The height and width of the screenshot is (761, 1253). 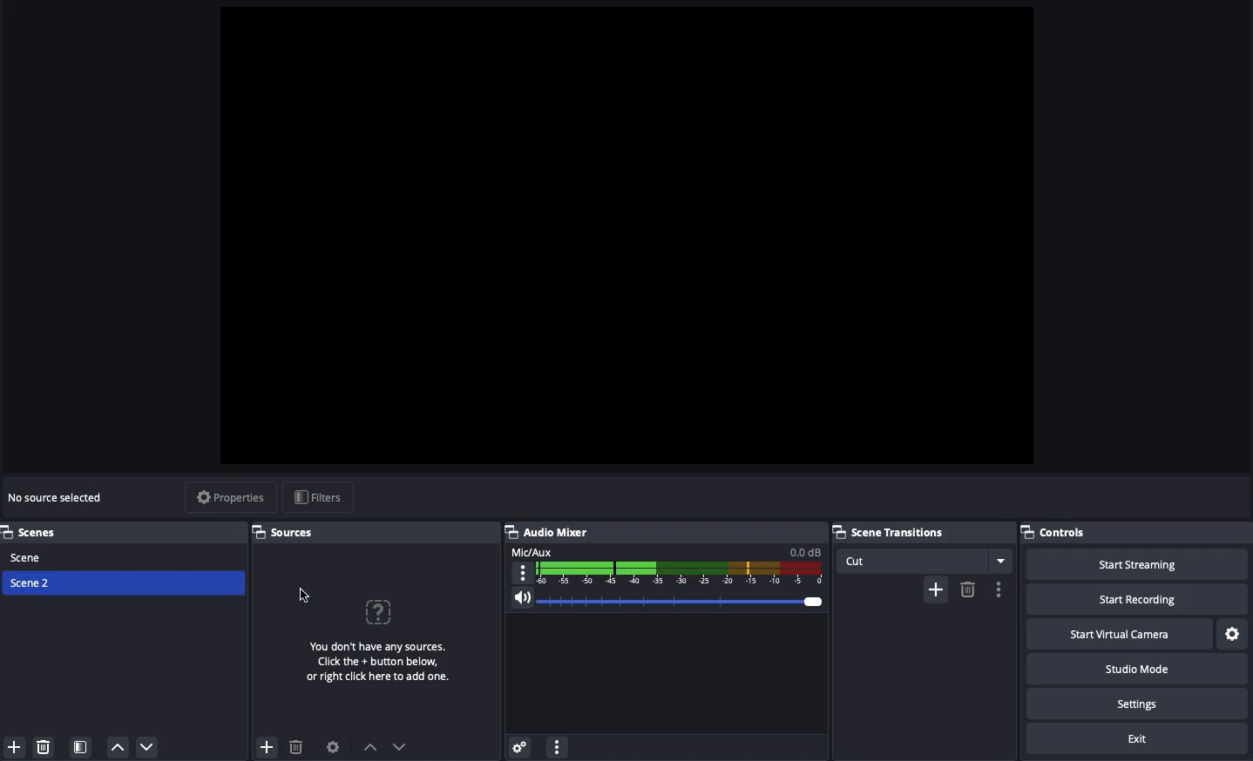 What do you see at coordinates (1132, 598) in the screenshot?
I see `Start recording` at bounding box center [1132, 598].